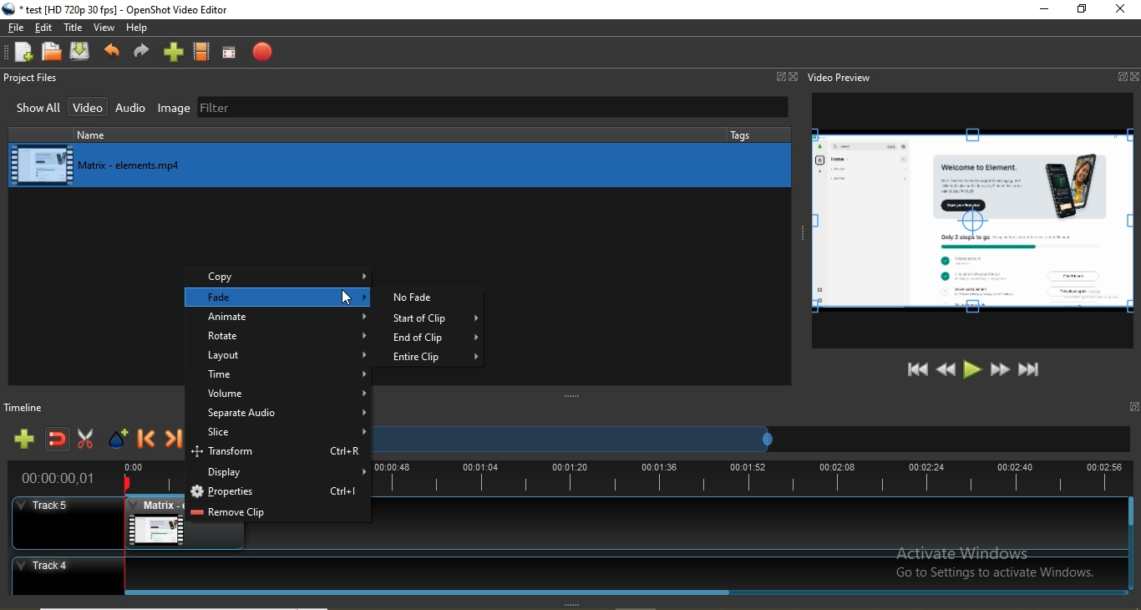 The image size is (1141, 610). What do you see at coordinates (798, 231) in the screenshot?
I see `adjust window` at bounding box center [798, 231].